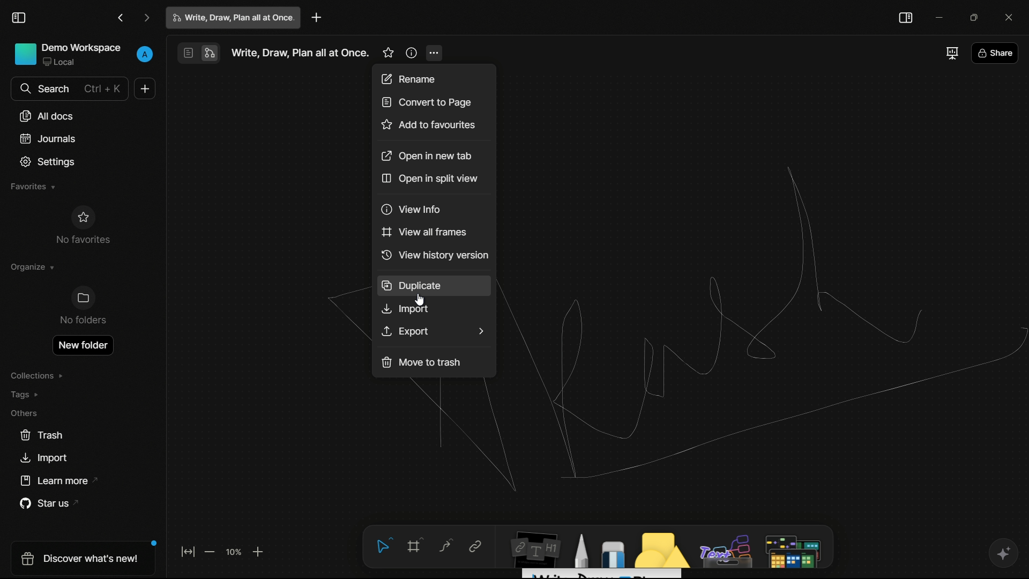 The height and width of the screenshot is (579, 1029). What do you see at coordinates (47, 139) in the screenshot?
I see `journals` at bounding box center [47, 139].